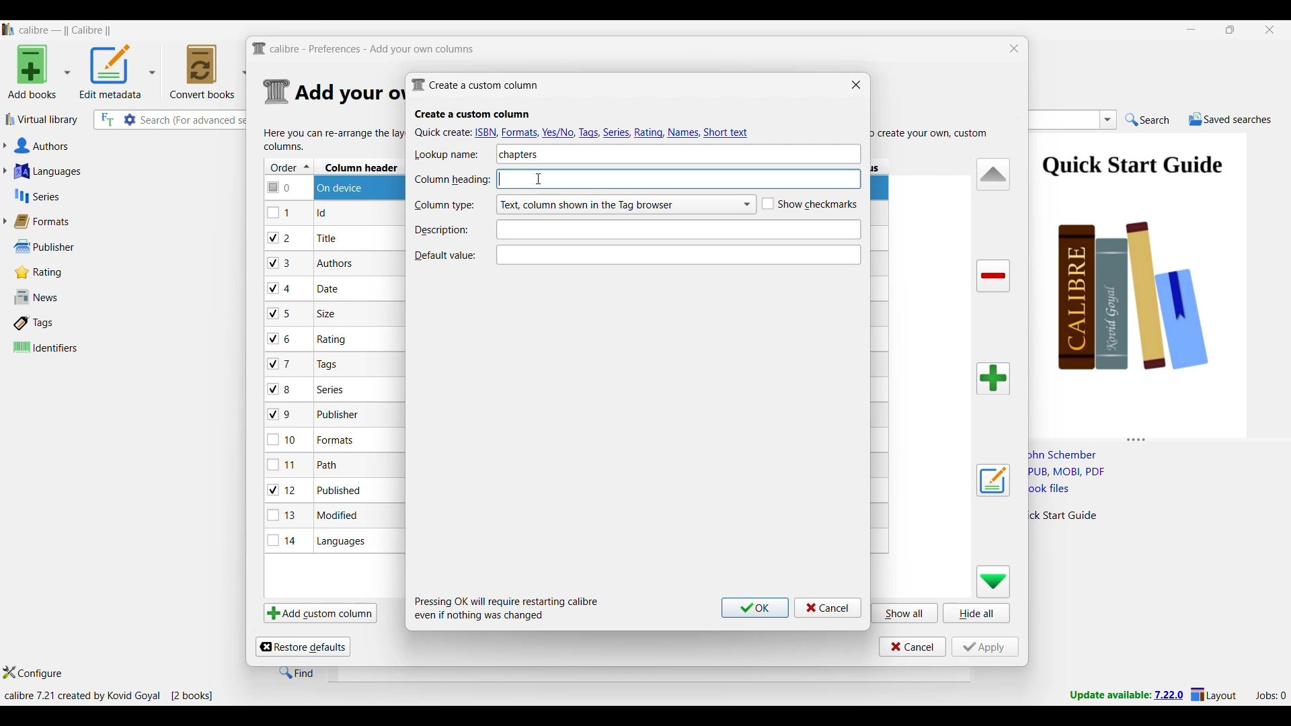 The height and width of the screenshot is (726, 1291). What do you see at coordinates (625, 204) in the screenshot?
I see `Column type options` at bounding box center [625, 204].